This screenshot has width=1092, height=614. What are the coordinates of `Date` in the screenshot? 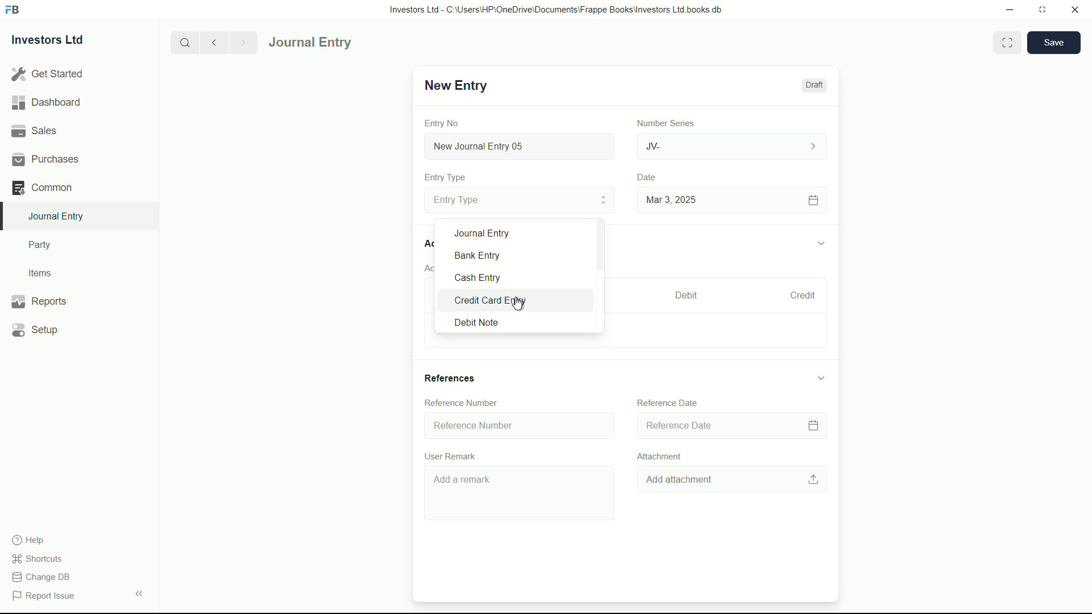 It's located at (648, 177).